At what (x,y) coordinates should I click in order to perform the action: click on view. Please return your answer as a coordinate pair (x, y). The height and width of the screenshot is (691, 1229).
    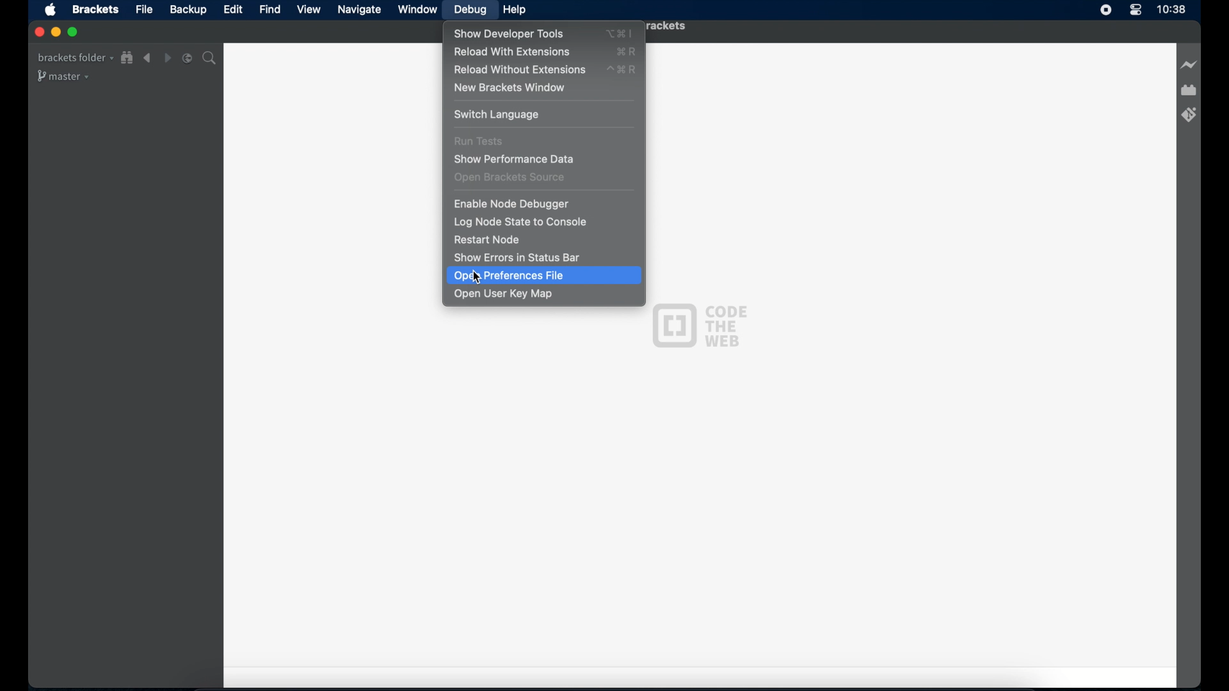
    Looking at the image, I should click on (309, 10).